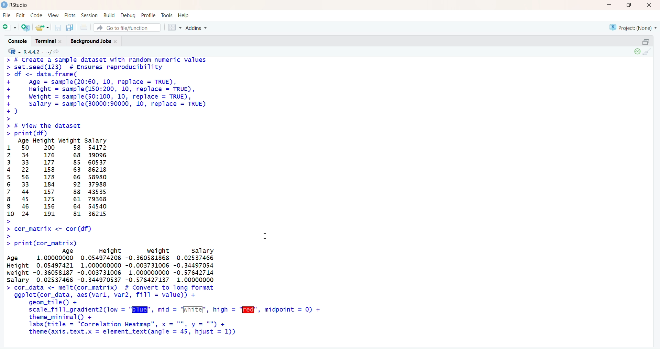  Describe the element at coordinates (128, 15) in the screenshot. I see `Debug` at that location.